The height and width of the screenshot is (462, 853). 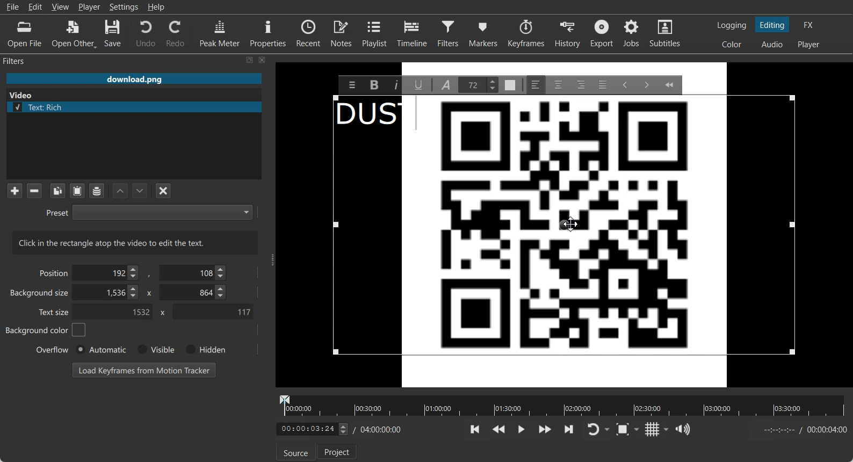 What do you see at coordinates (204, 349) in the screenshot?
I see `Hidden` at bounding box center [204, 349].